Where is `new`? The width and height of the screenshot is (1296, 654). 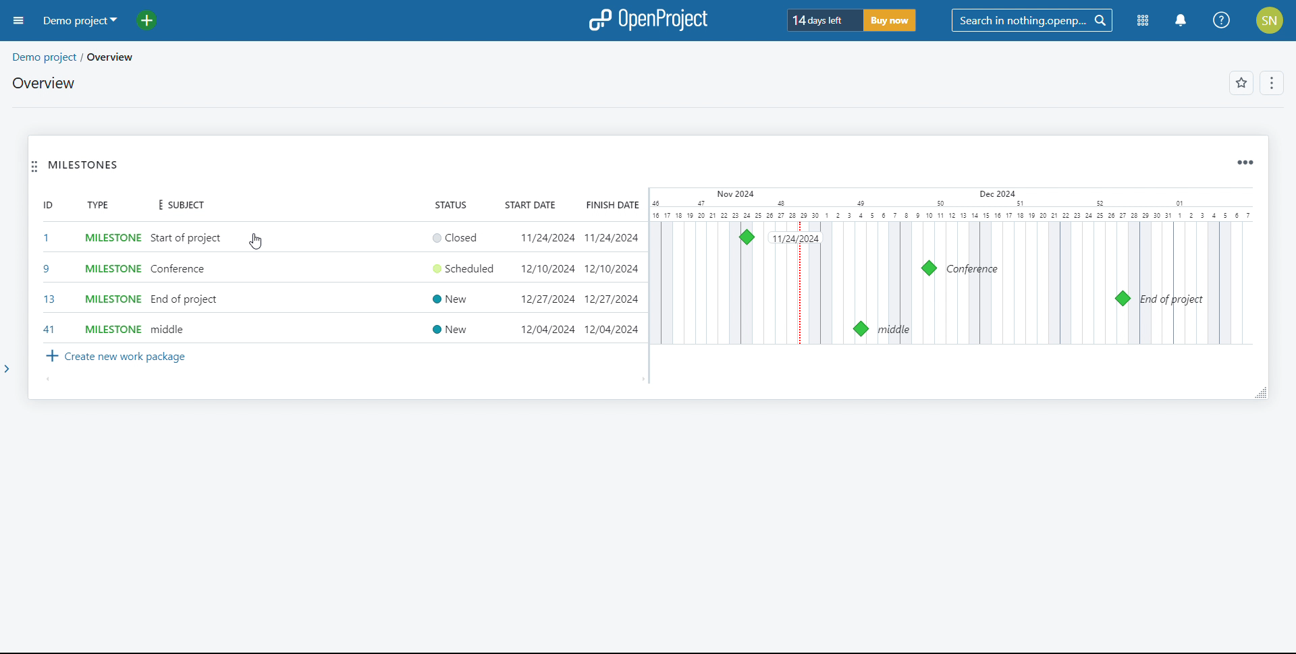 new is located at coordinates (450, 300).